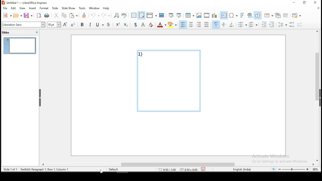 This screenshot has width=322, height=181. Describe the element at coordinates (258, 15) in the screenshot. I see `show draw functions` at that location.